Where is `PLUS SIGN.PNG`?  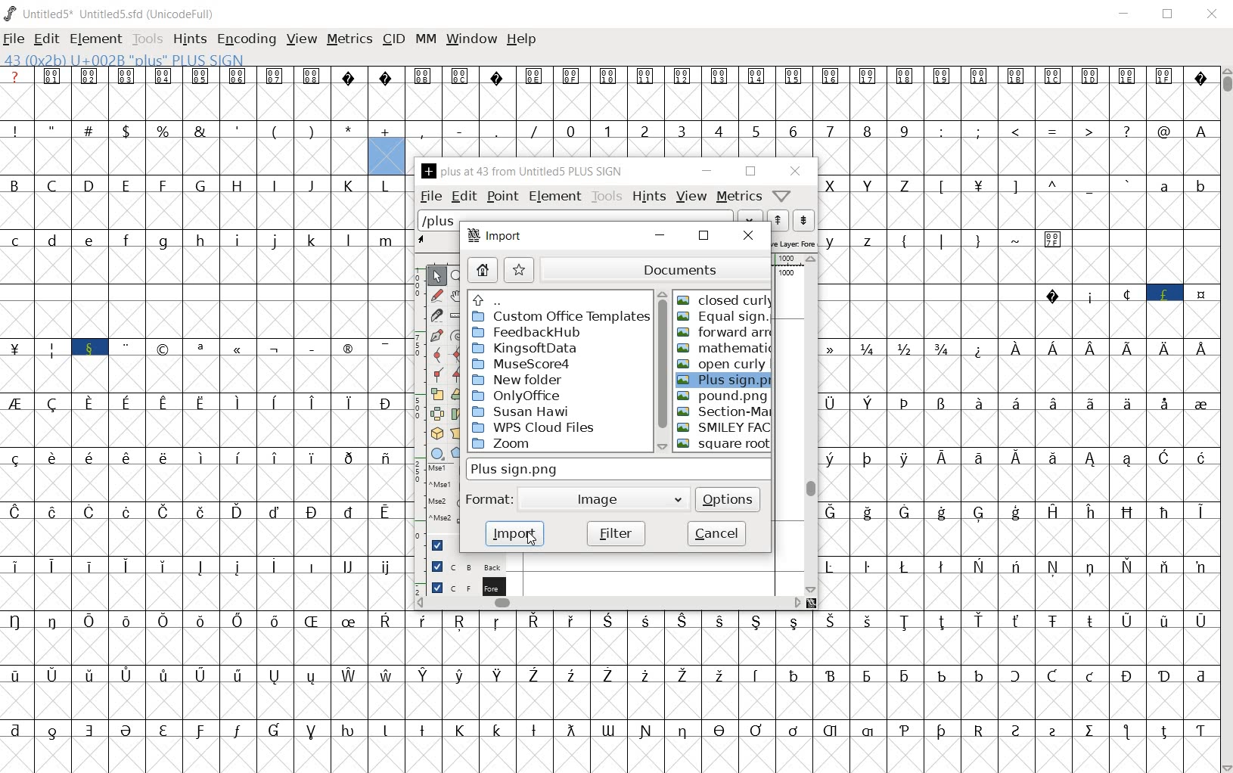 PLUS SIGN.PNG is located at coordinates (724, 381).